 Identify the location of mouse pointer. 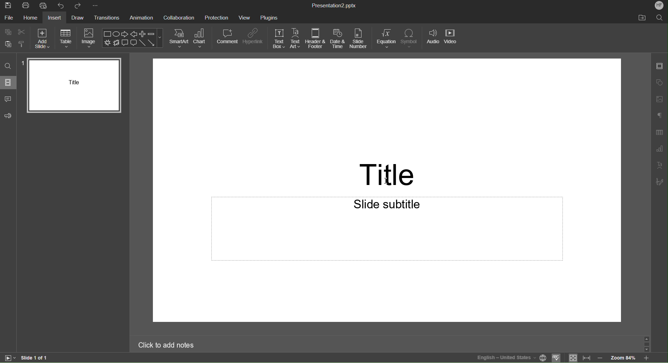
(386, 181).